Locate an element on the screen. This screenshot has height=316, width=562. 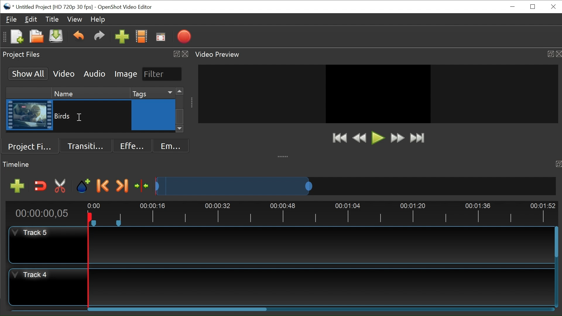
minimize is located at coordinates (513, 6).